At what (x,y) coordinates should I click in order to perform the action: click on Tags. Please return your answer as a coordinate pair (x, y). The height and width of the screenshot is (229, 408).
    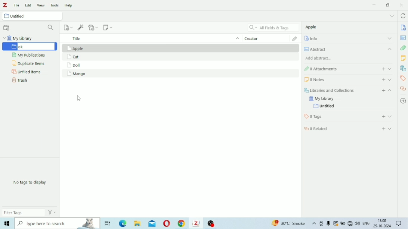
    Looking at the image, I should click on (402, 78).